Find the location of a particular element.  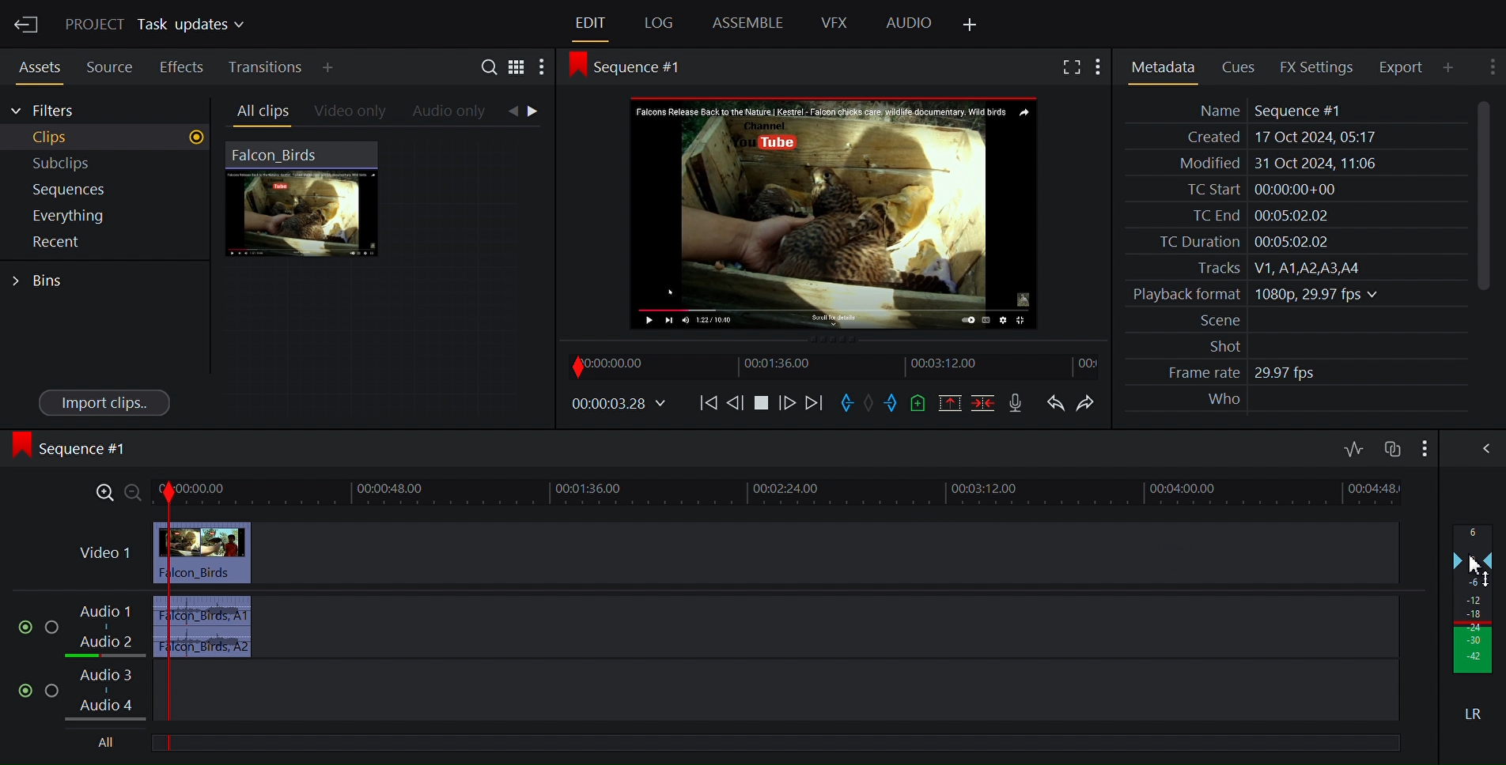

Play is located at coordinates (764, 403).